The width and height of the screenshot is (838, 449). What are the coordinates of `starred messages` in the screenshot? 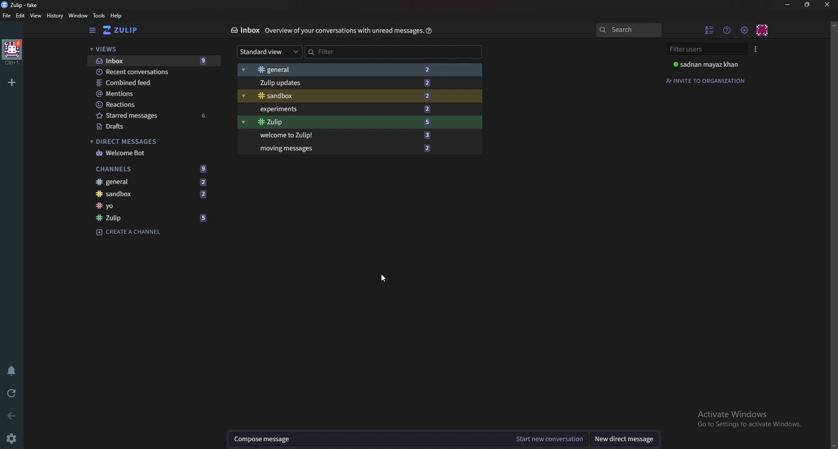 It's located at (152, 116).